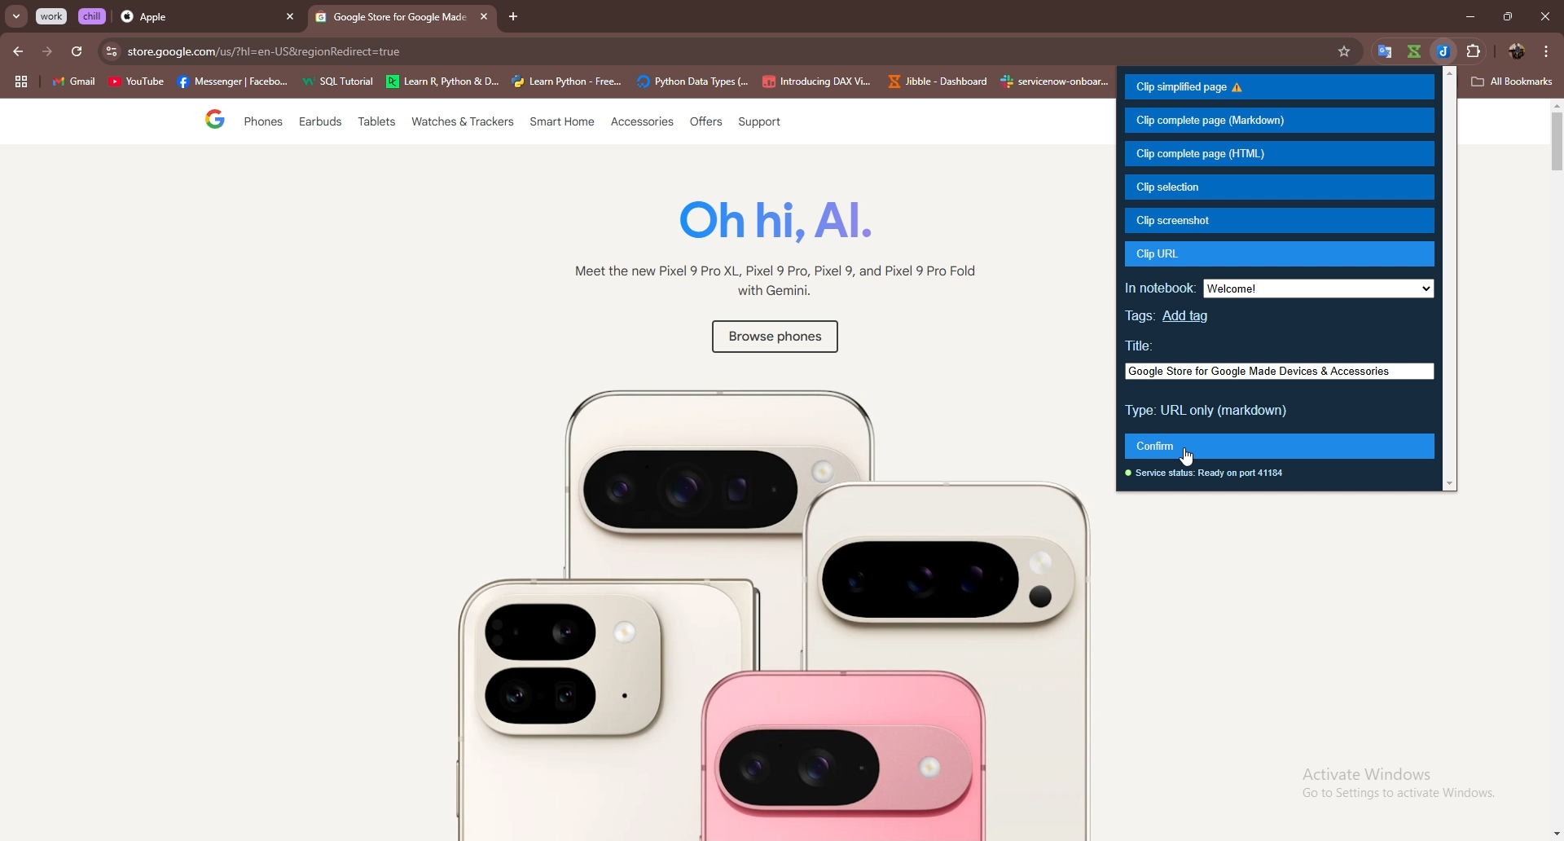 Image resolution: width=1564 pixels, height=841 pixels. Describe the element at coordinates (1210, 475) in the screenshot. I see `service status: Ready on port 41184` at that location.